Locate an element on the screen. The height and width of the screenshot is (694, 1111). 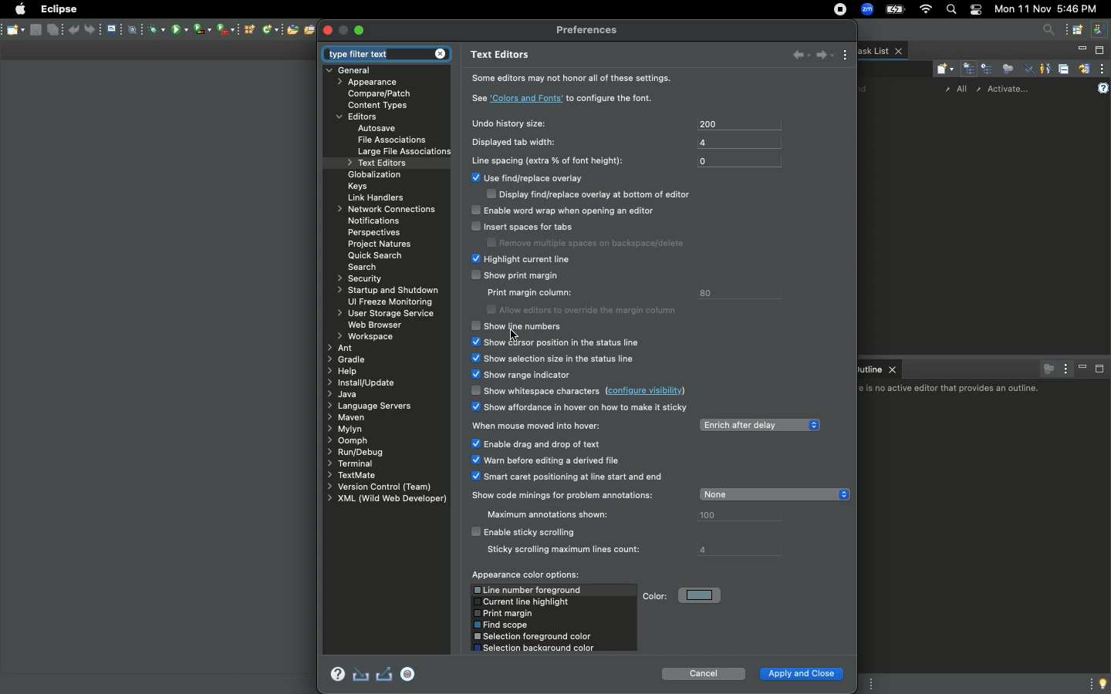
View menu is located at coordinates (846, 55).